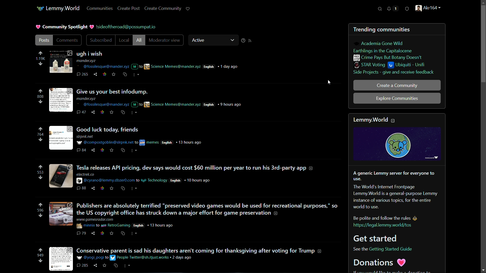 The image size is (486, 273). What do you see at coordinates (397, 85) in the screenshot?
I see `create a community` at bounding box center [397, 85].